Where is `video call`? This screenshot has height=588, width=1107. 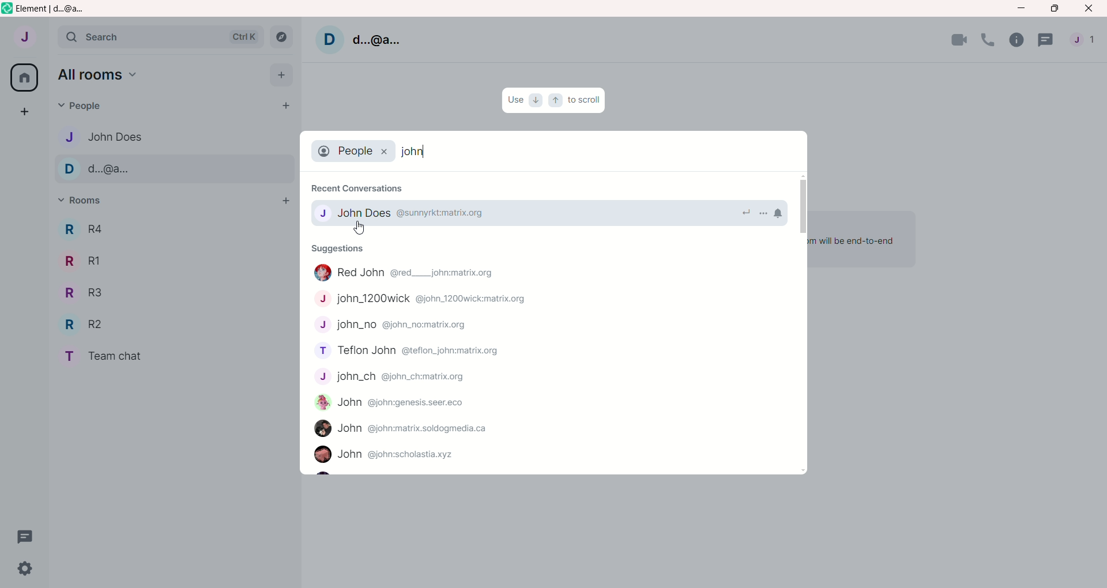
video call is located at coordinates (959, 39).